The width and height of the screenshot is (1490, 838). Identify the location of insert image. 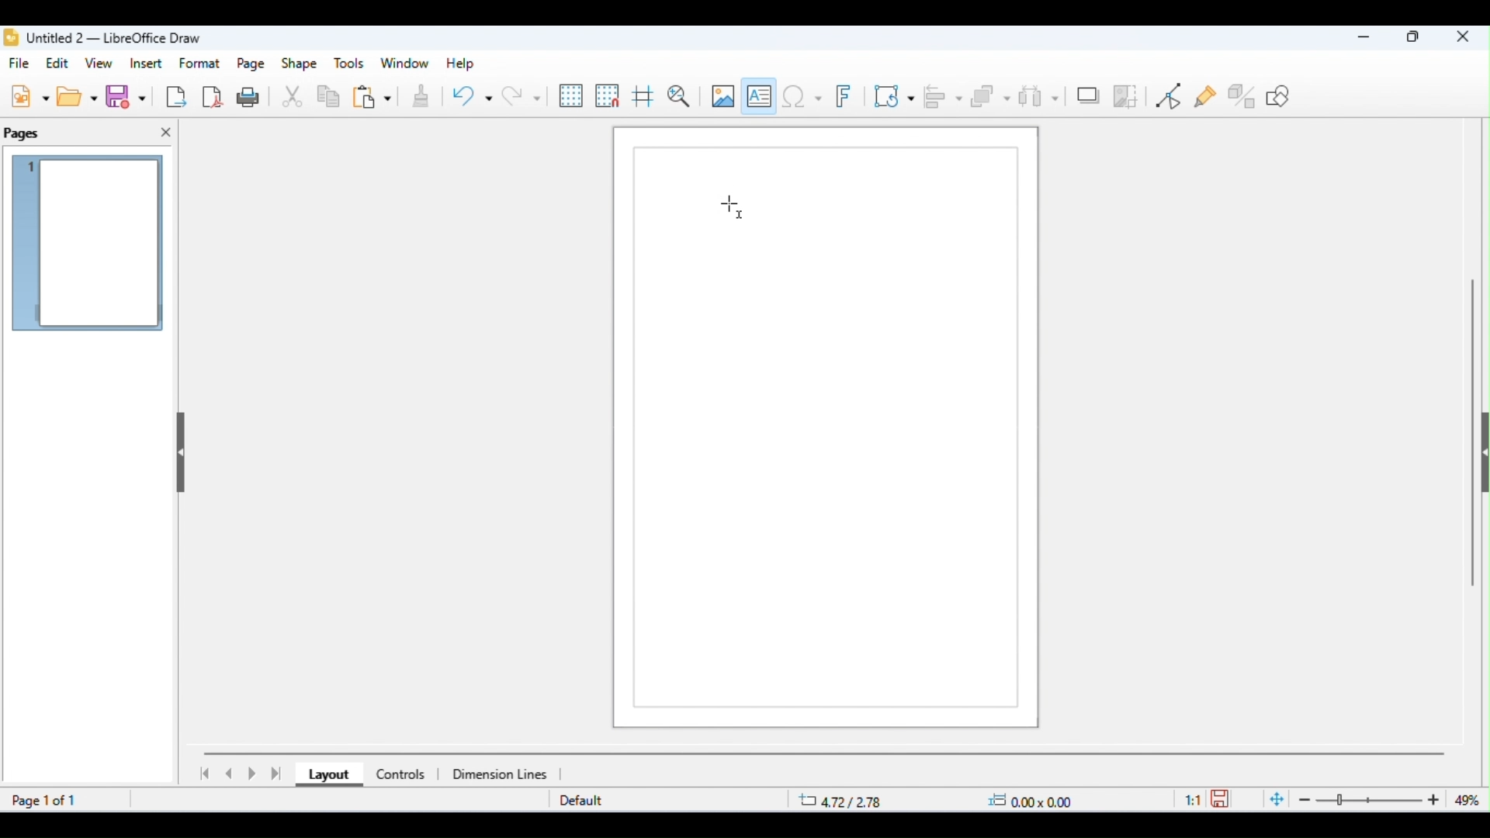
(722, 95).